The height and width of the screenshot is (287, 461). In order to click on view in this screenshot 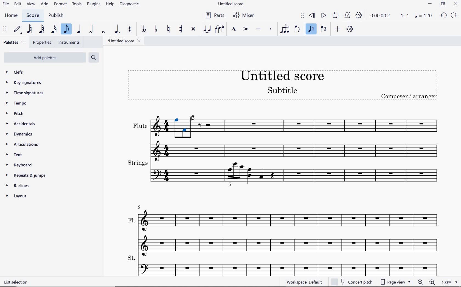, I will do `click(30, 4)`.